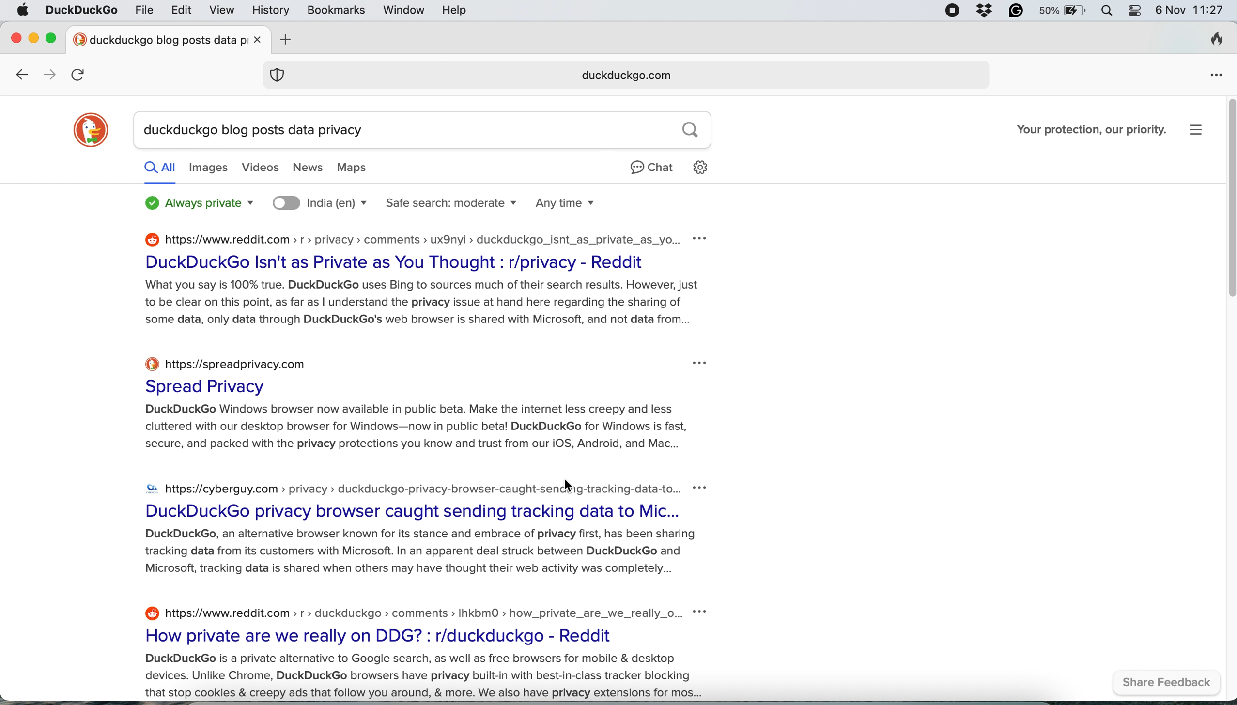 This screenshot has height=705, width=1237. What do you see at coordinates (1191, 9) in the screenshot?
I see `6 Nov 11:26` at bounding box center [1191, 9].